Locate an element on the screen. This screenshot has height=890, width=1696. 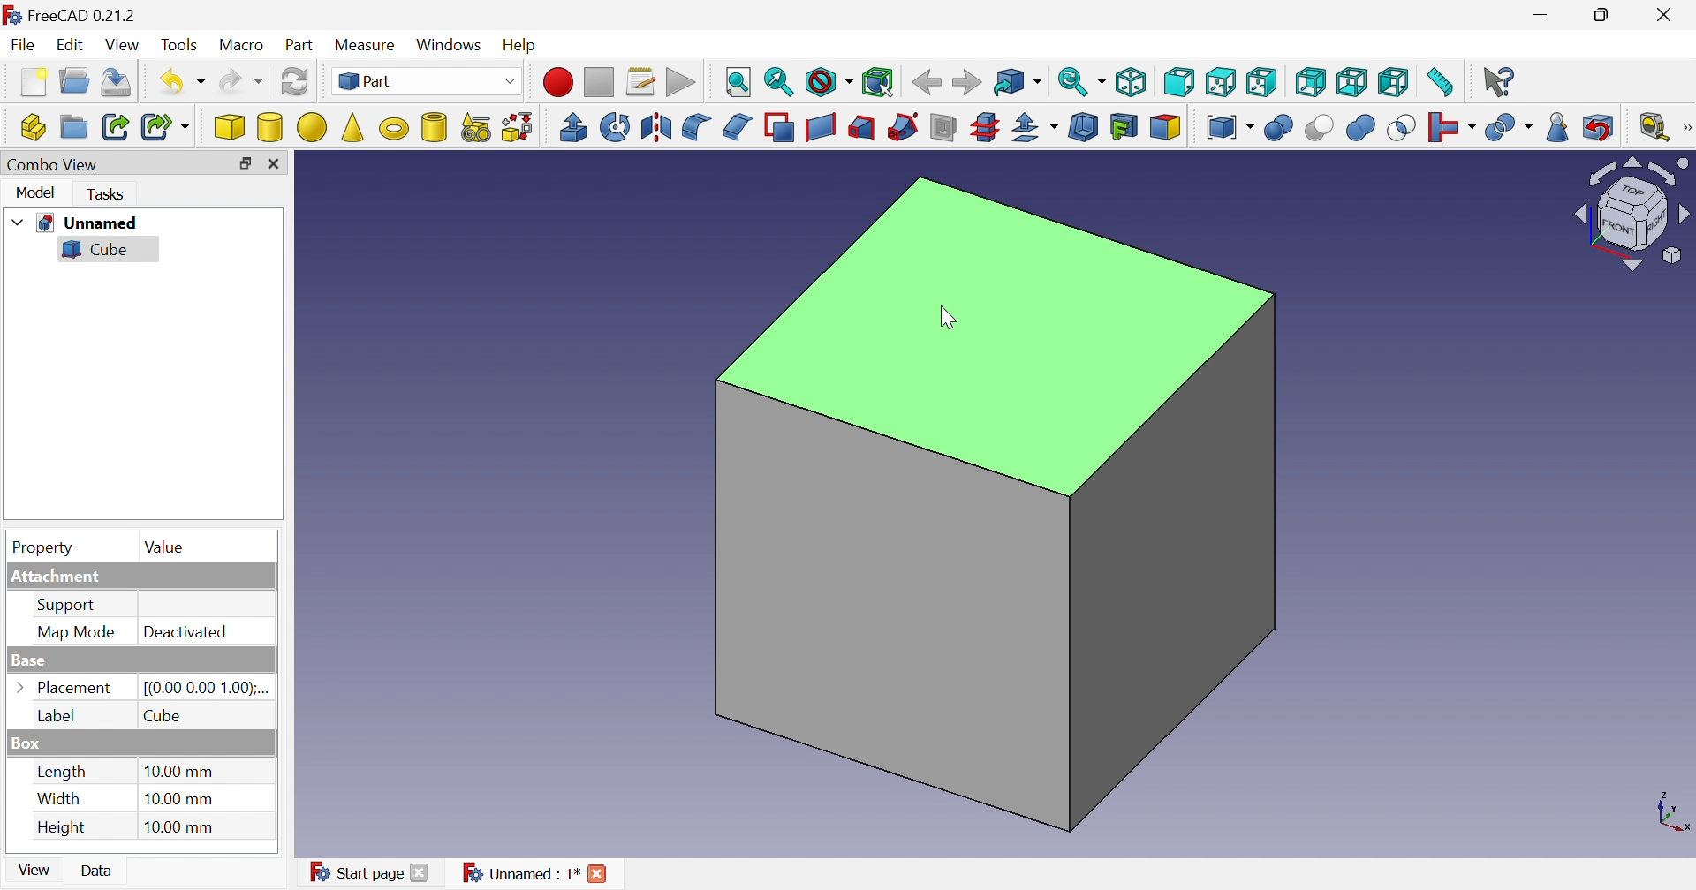
Help is located at coordinates (520, 46).